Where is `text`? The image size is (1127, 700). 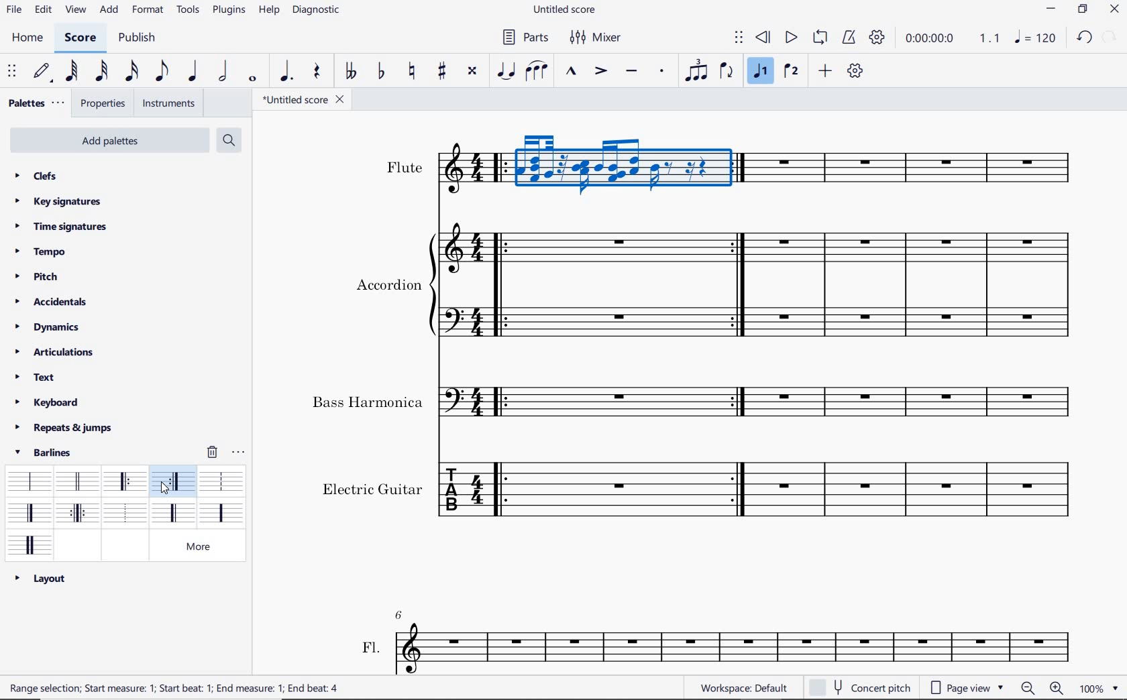
text is located at coordinates (388, 284).